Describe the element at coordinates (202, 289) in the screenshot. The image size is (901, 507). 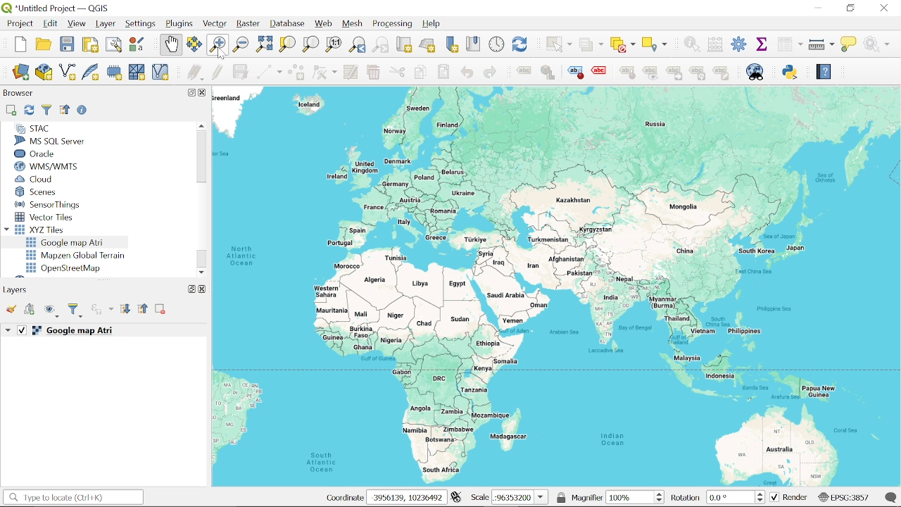
I see `Close` at that location.